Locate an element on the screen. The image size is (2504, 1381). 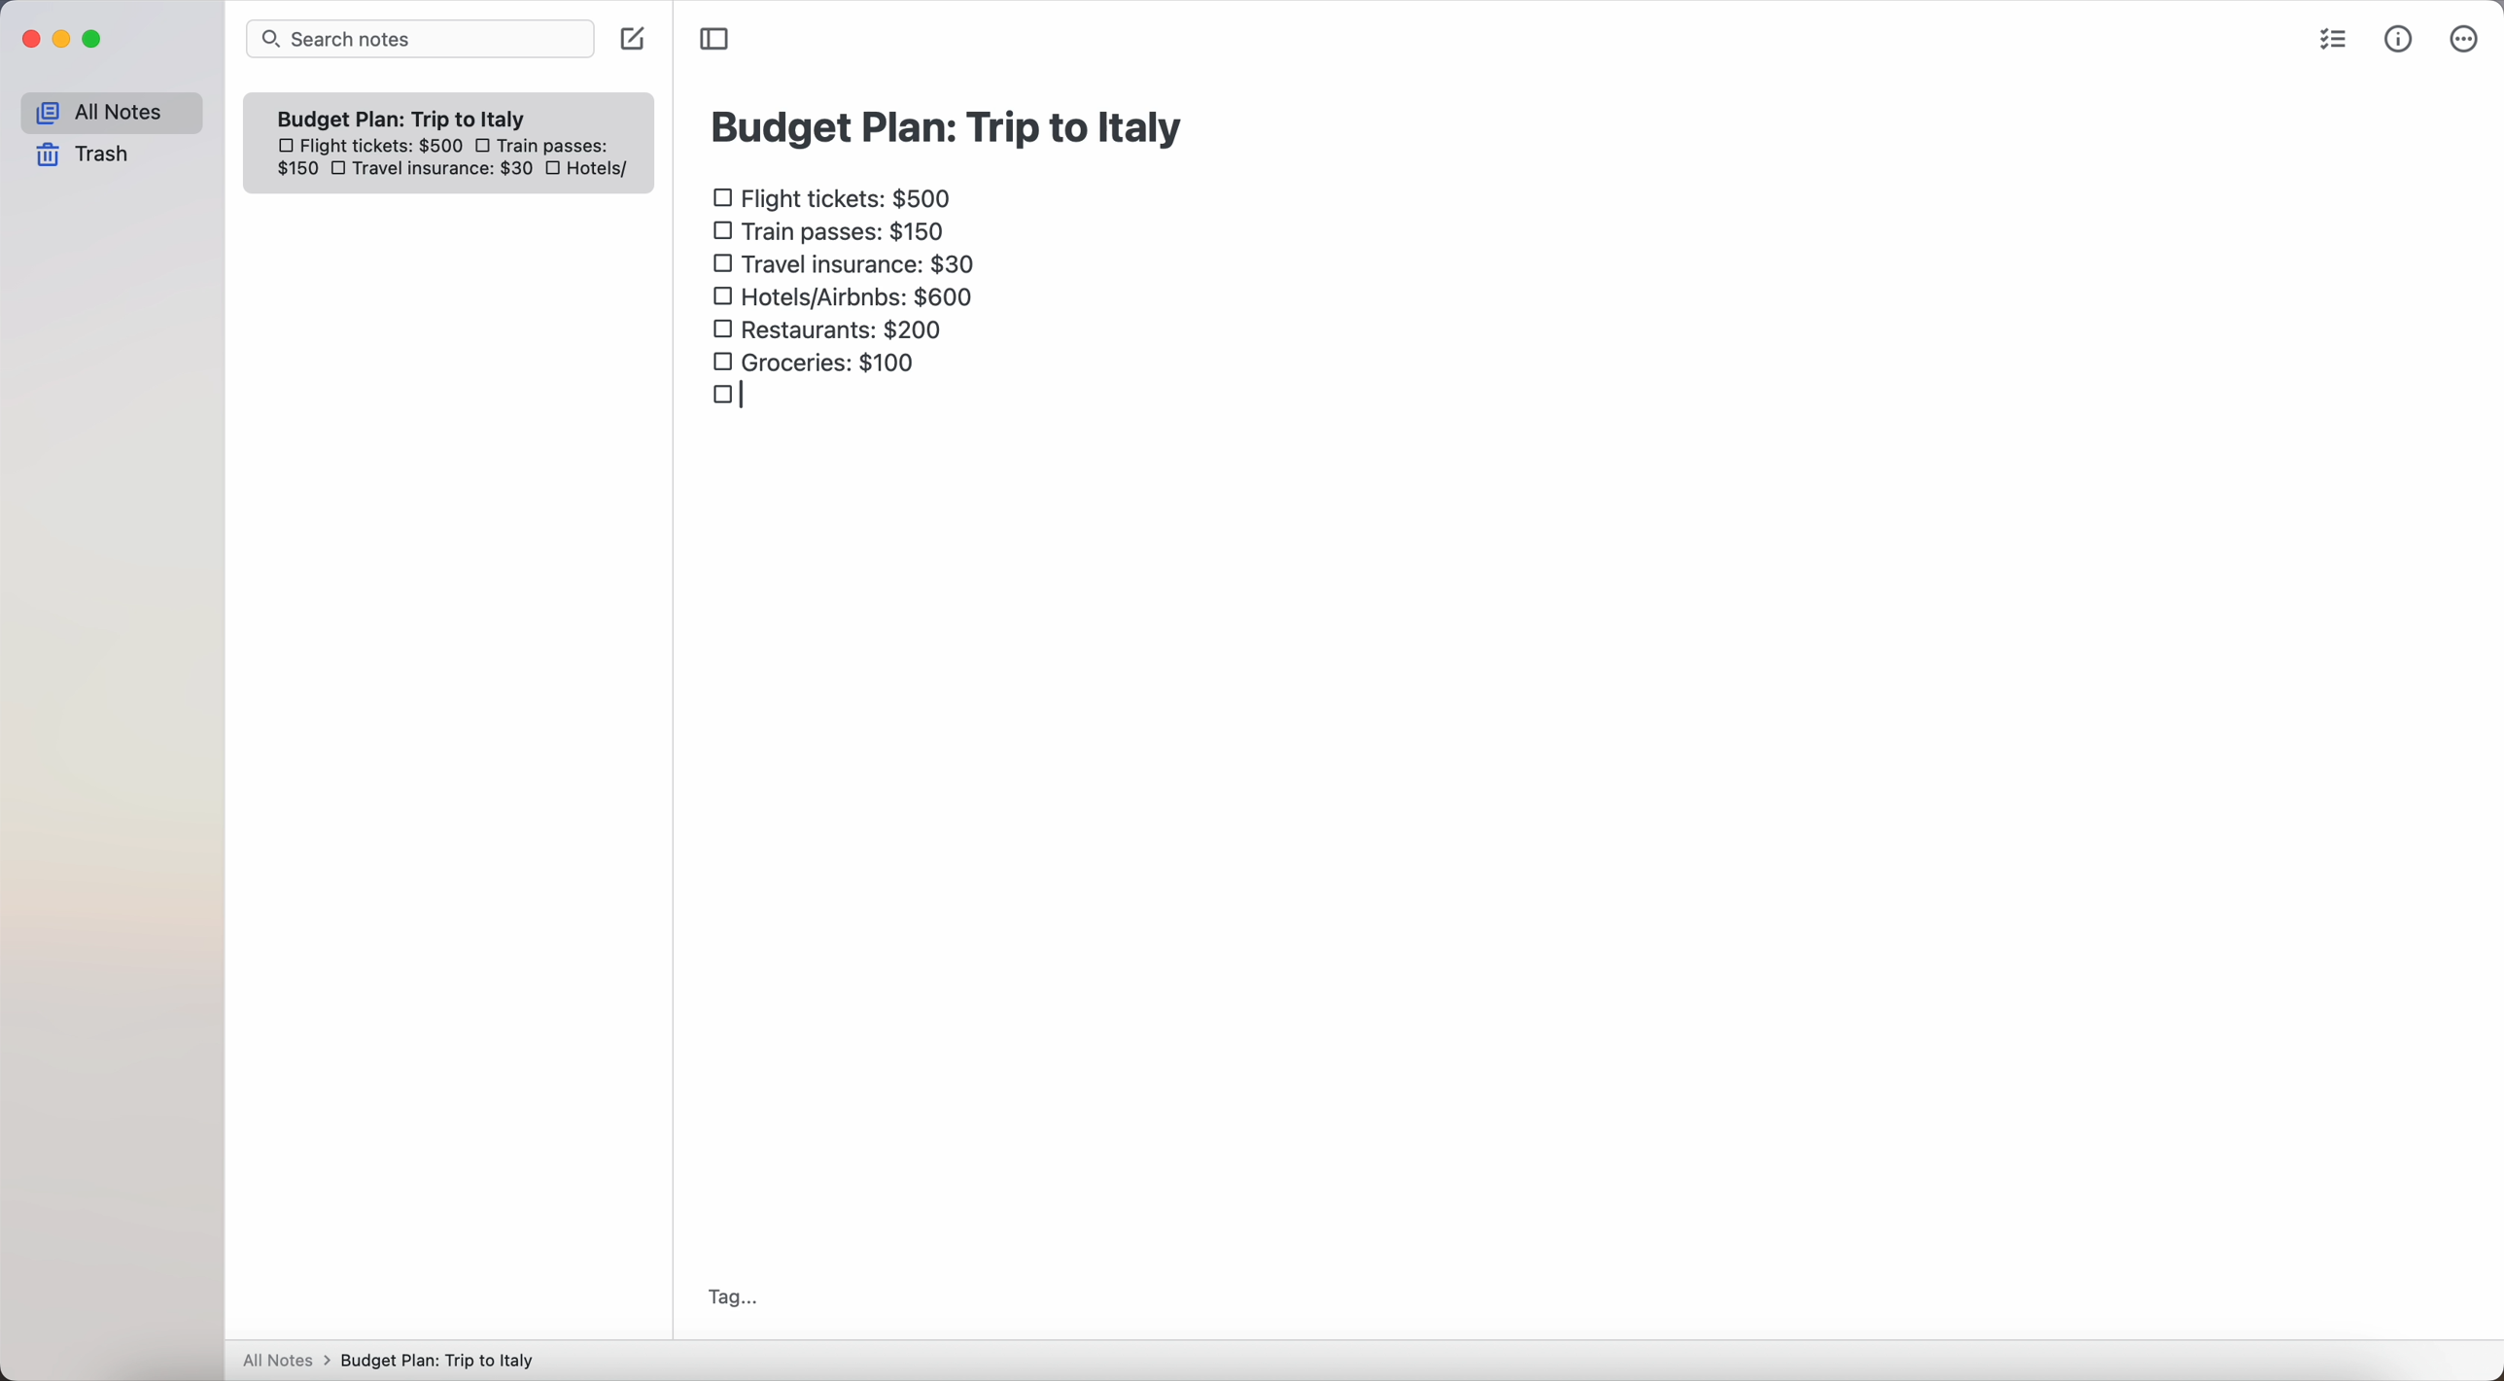
All notes > Budget Plan: Trip to Italy is located at coordinates (398, 1360).